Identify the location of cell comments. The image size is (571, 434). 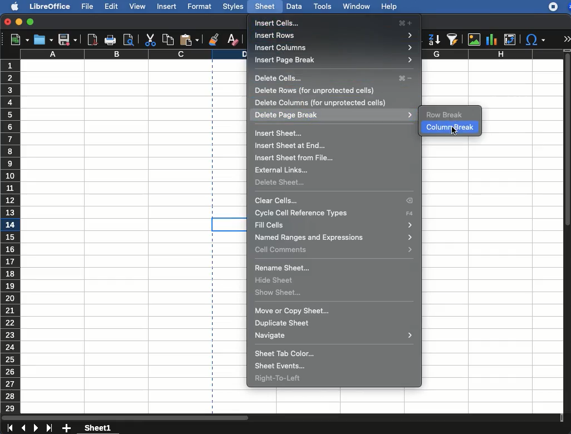
(336, 249).